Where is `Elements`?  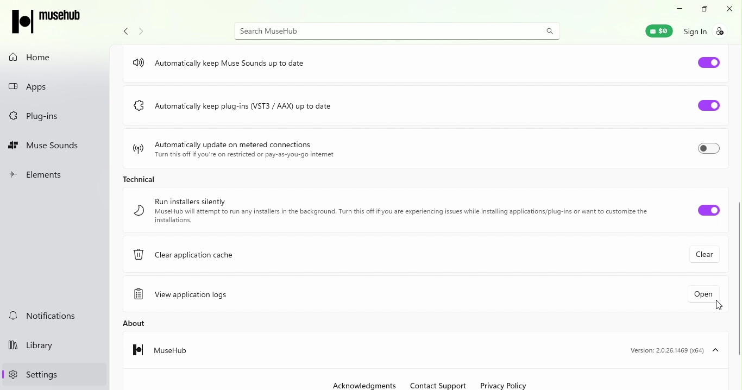
Elements is located at coordinates (44, 175).